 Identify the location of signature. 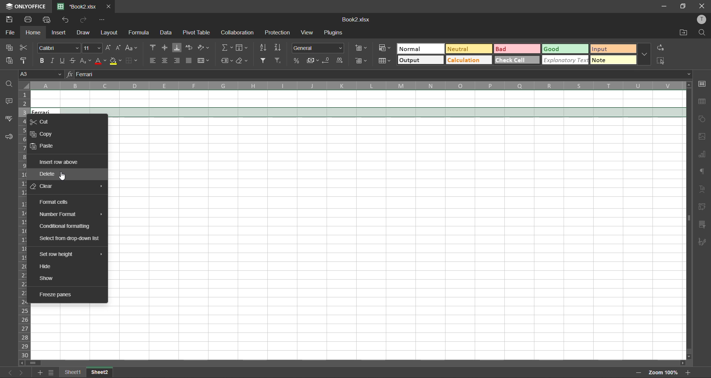
(703, 242).